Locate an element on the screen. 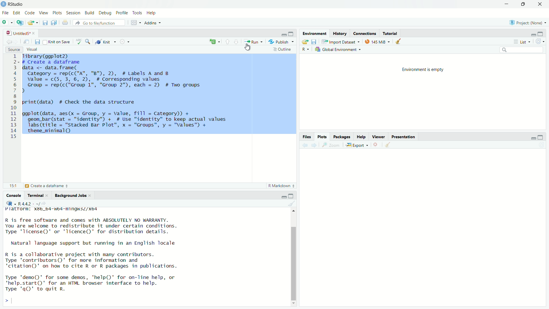 The image size is (549, 309). Save current document (Ctrl + S) is located at coordinates (37, 41).